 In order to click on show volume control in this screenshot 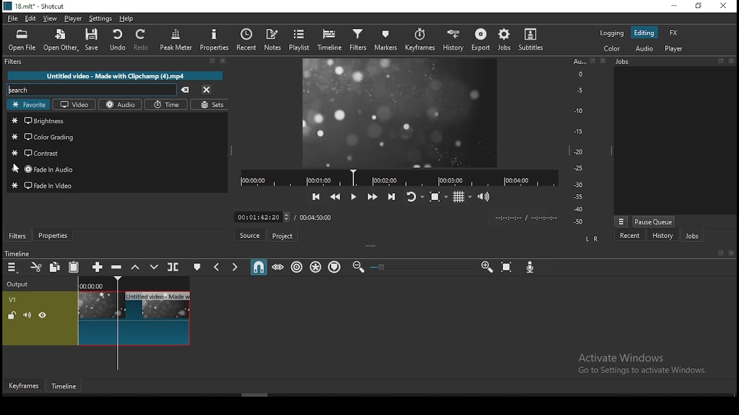, I will do `click(484, 196)`.